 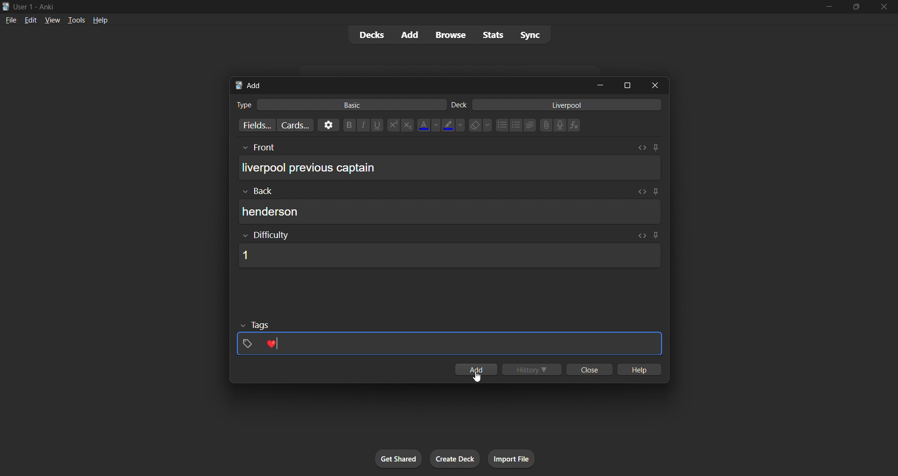 I want to click on add, so click(x=408, y=34).